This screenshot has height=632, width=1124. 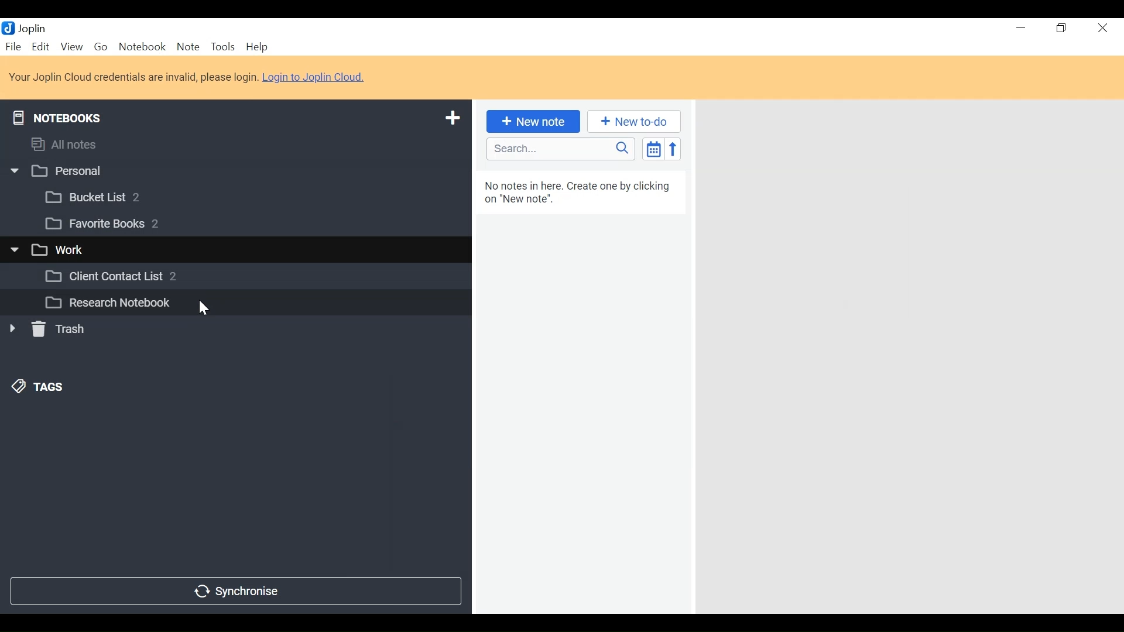 What do you see at coordinates (15, 46) in the screenshot?
I see `File` at bounding box center [15, 46].